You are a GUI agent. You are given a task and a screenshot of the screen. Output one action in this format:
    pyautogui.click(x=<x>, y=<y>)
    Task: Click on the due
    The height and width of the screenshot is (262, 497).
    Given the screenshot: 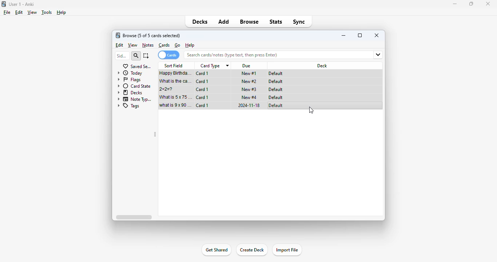 What is the action you would take?
    pyautogui.click(x=247, y=66)
    